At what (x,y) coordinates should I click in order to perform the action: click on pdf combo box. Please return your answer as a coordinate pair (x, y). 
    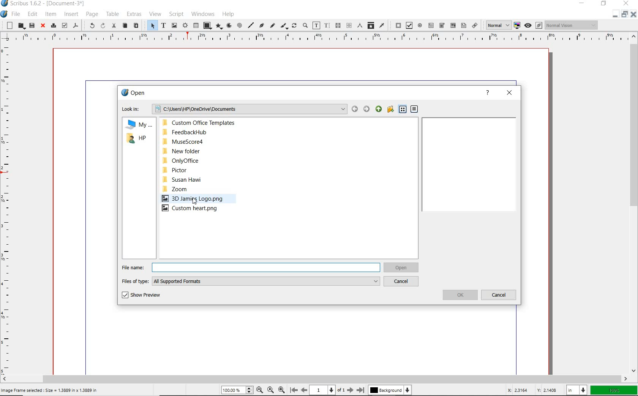
    Looking at the image, I should click on (442, 25).